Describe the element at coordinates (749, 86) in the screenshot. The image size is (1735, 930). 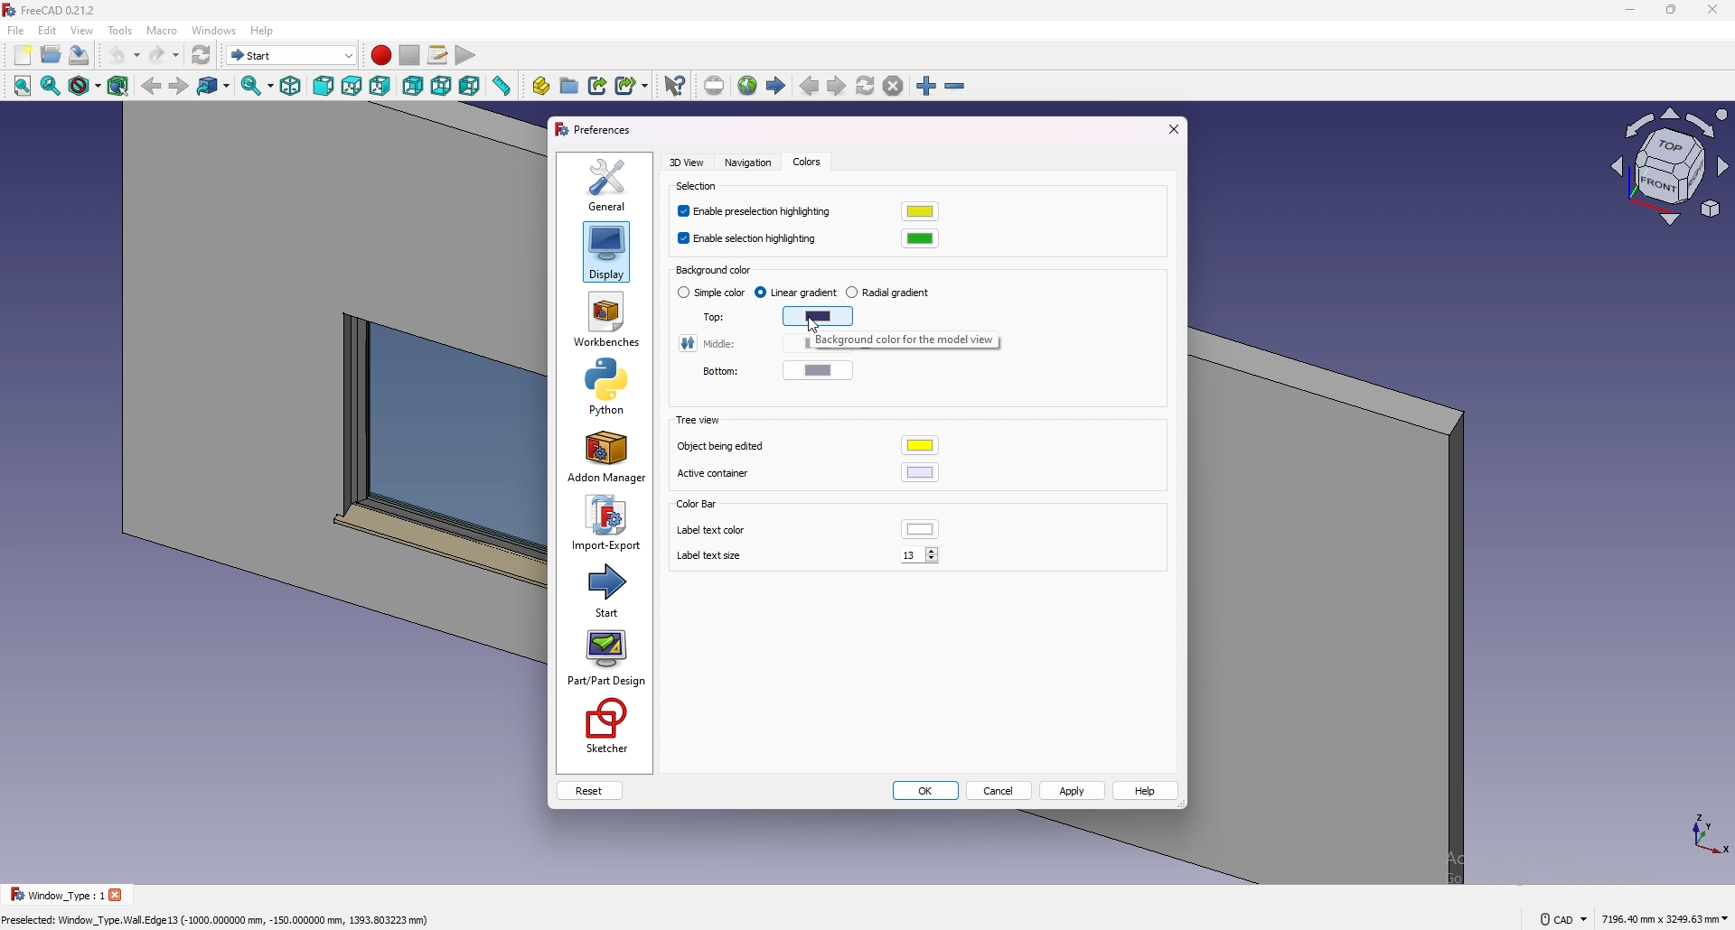
I see `open website` at that location.